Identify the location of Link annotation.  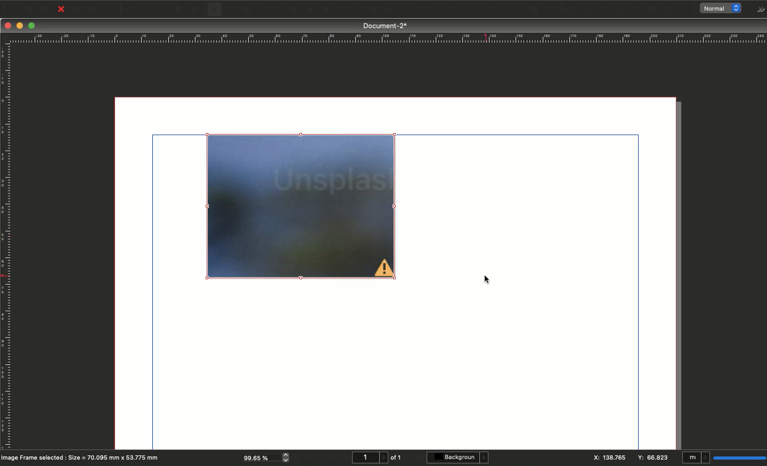
(685, 10).